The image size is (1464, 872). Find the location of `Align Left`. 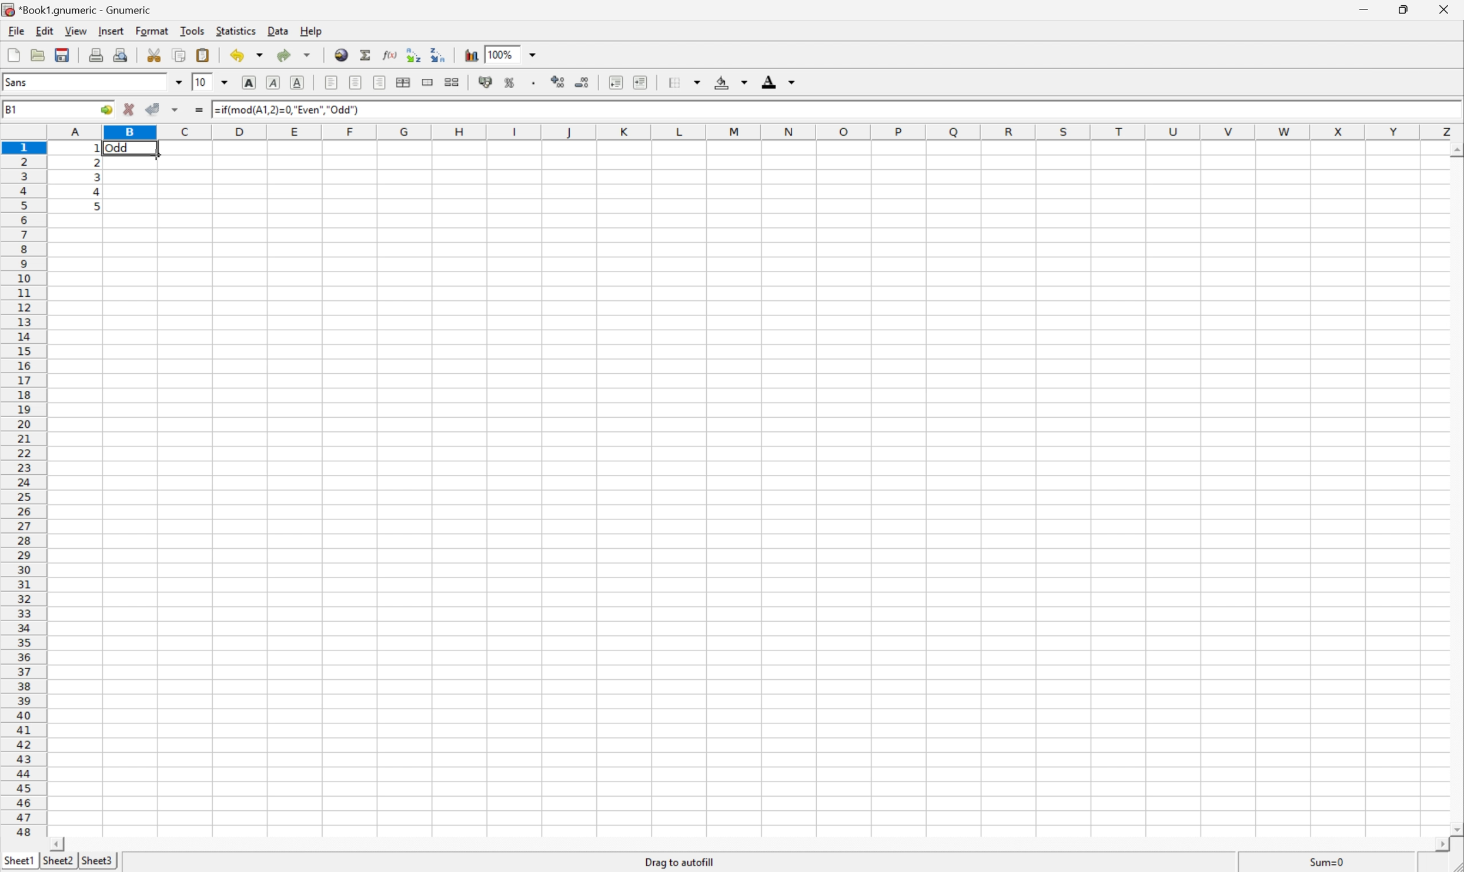

Align Left is located at coordinates (332, 83).